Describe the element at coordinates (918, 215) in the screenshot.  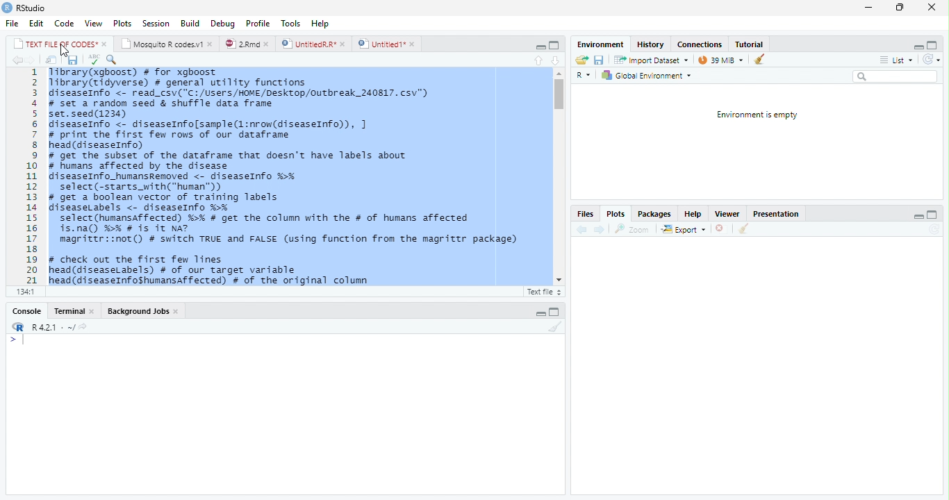
I see `Minimize` at that location.